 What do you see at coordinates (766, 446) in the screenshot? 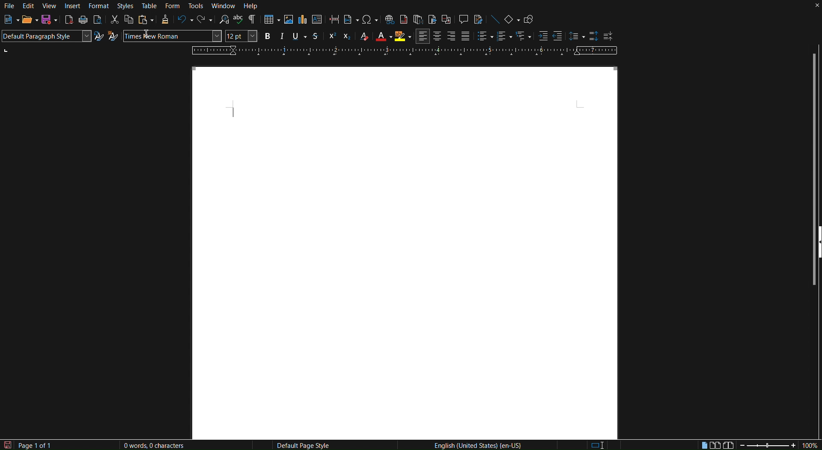
I see `Zoom slider` at bounding box center [766, 446].